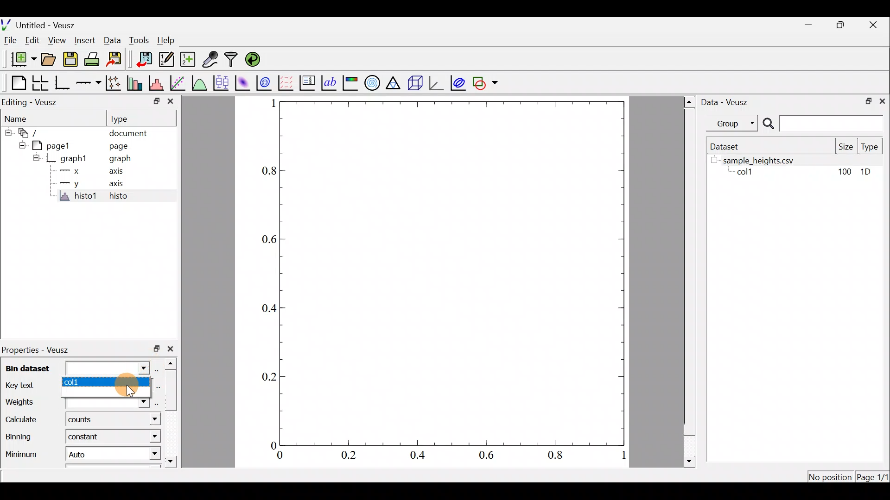 The image size is (890, 500). Describe the element at coordinates (158, 369) in the screenshot. I see `select using dataset browser` at that location.